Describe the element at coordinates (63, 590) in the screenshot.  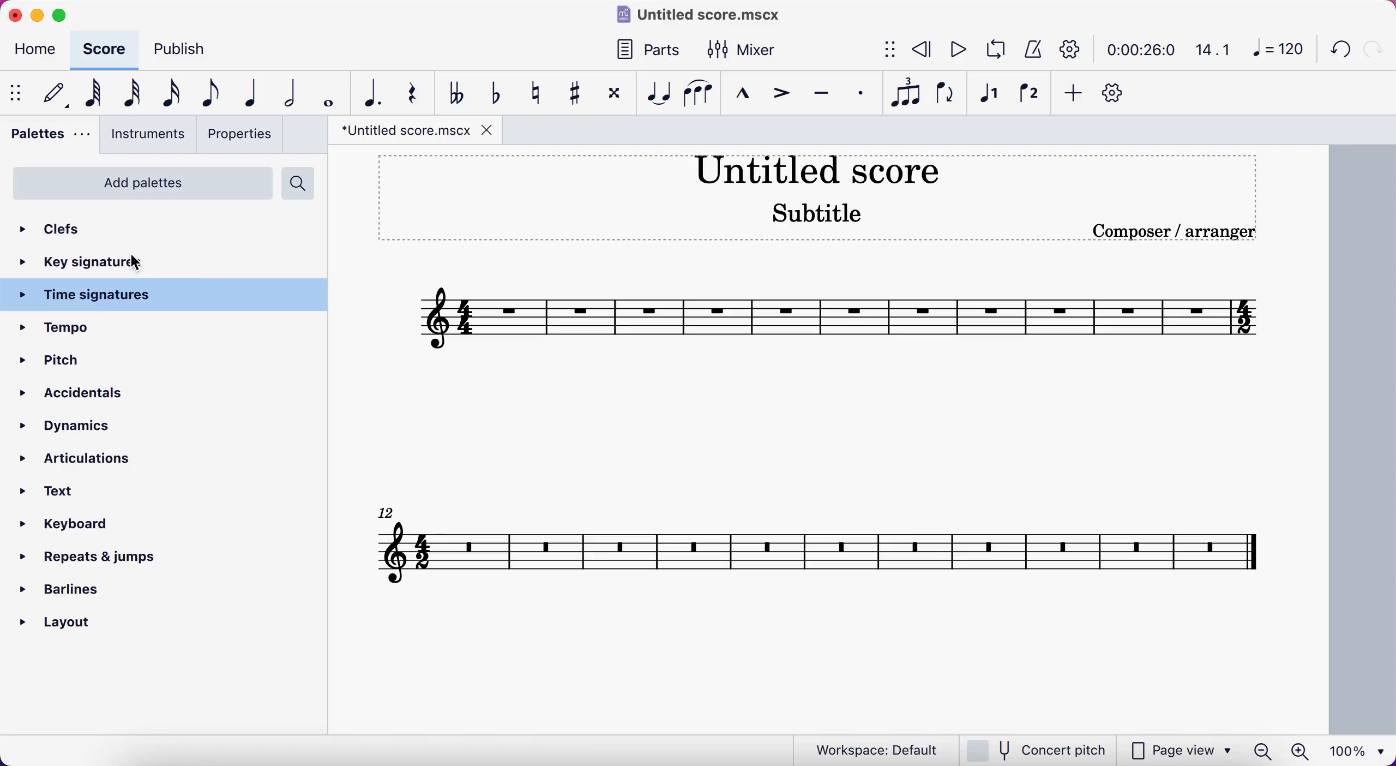
I see `barlines` at that location.